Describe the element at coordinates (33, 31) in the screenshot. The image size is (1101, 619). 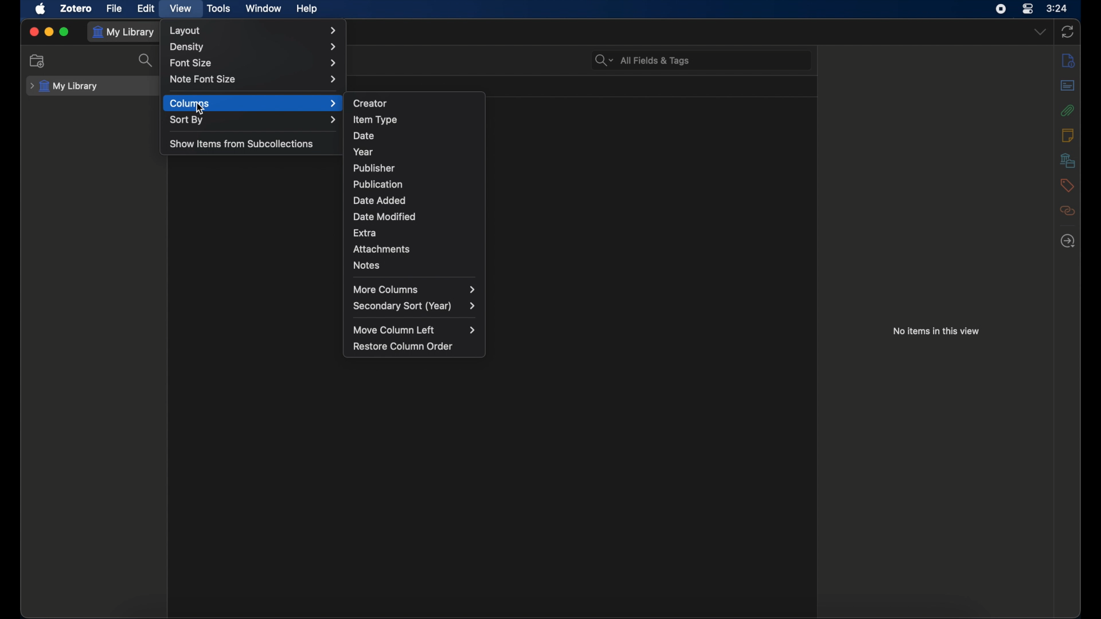
I see `close` at that location.